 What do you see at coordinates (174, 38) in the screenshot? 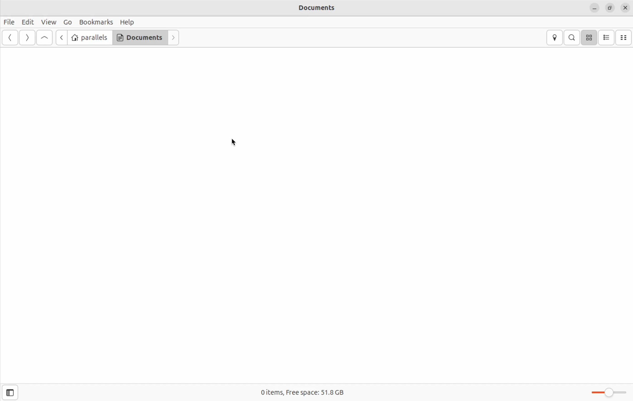
I see `next ` at bounding box center [174, 38].